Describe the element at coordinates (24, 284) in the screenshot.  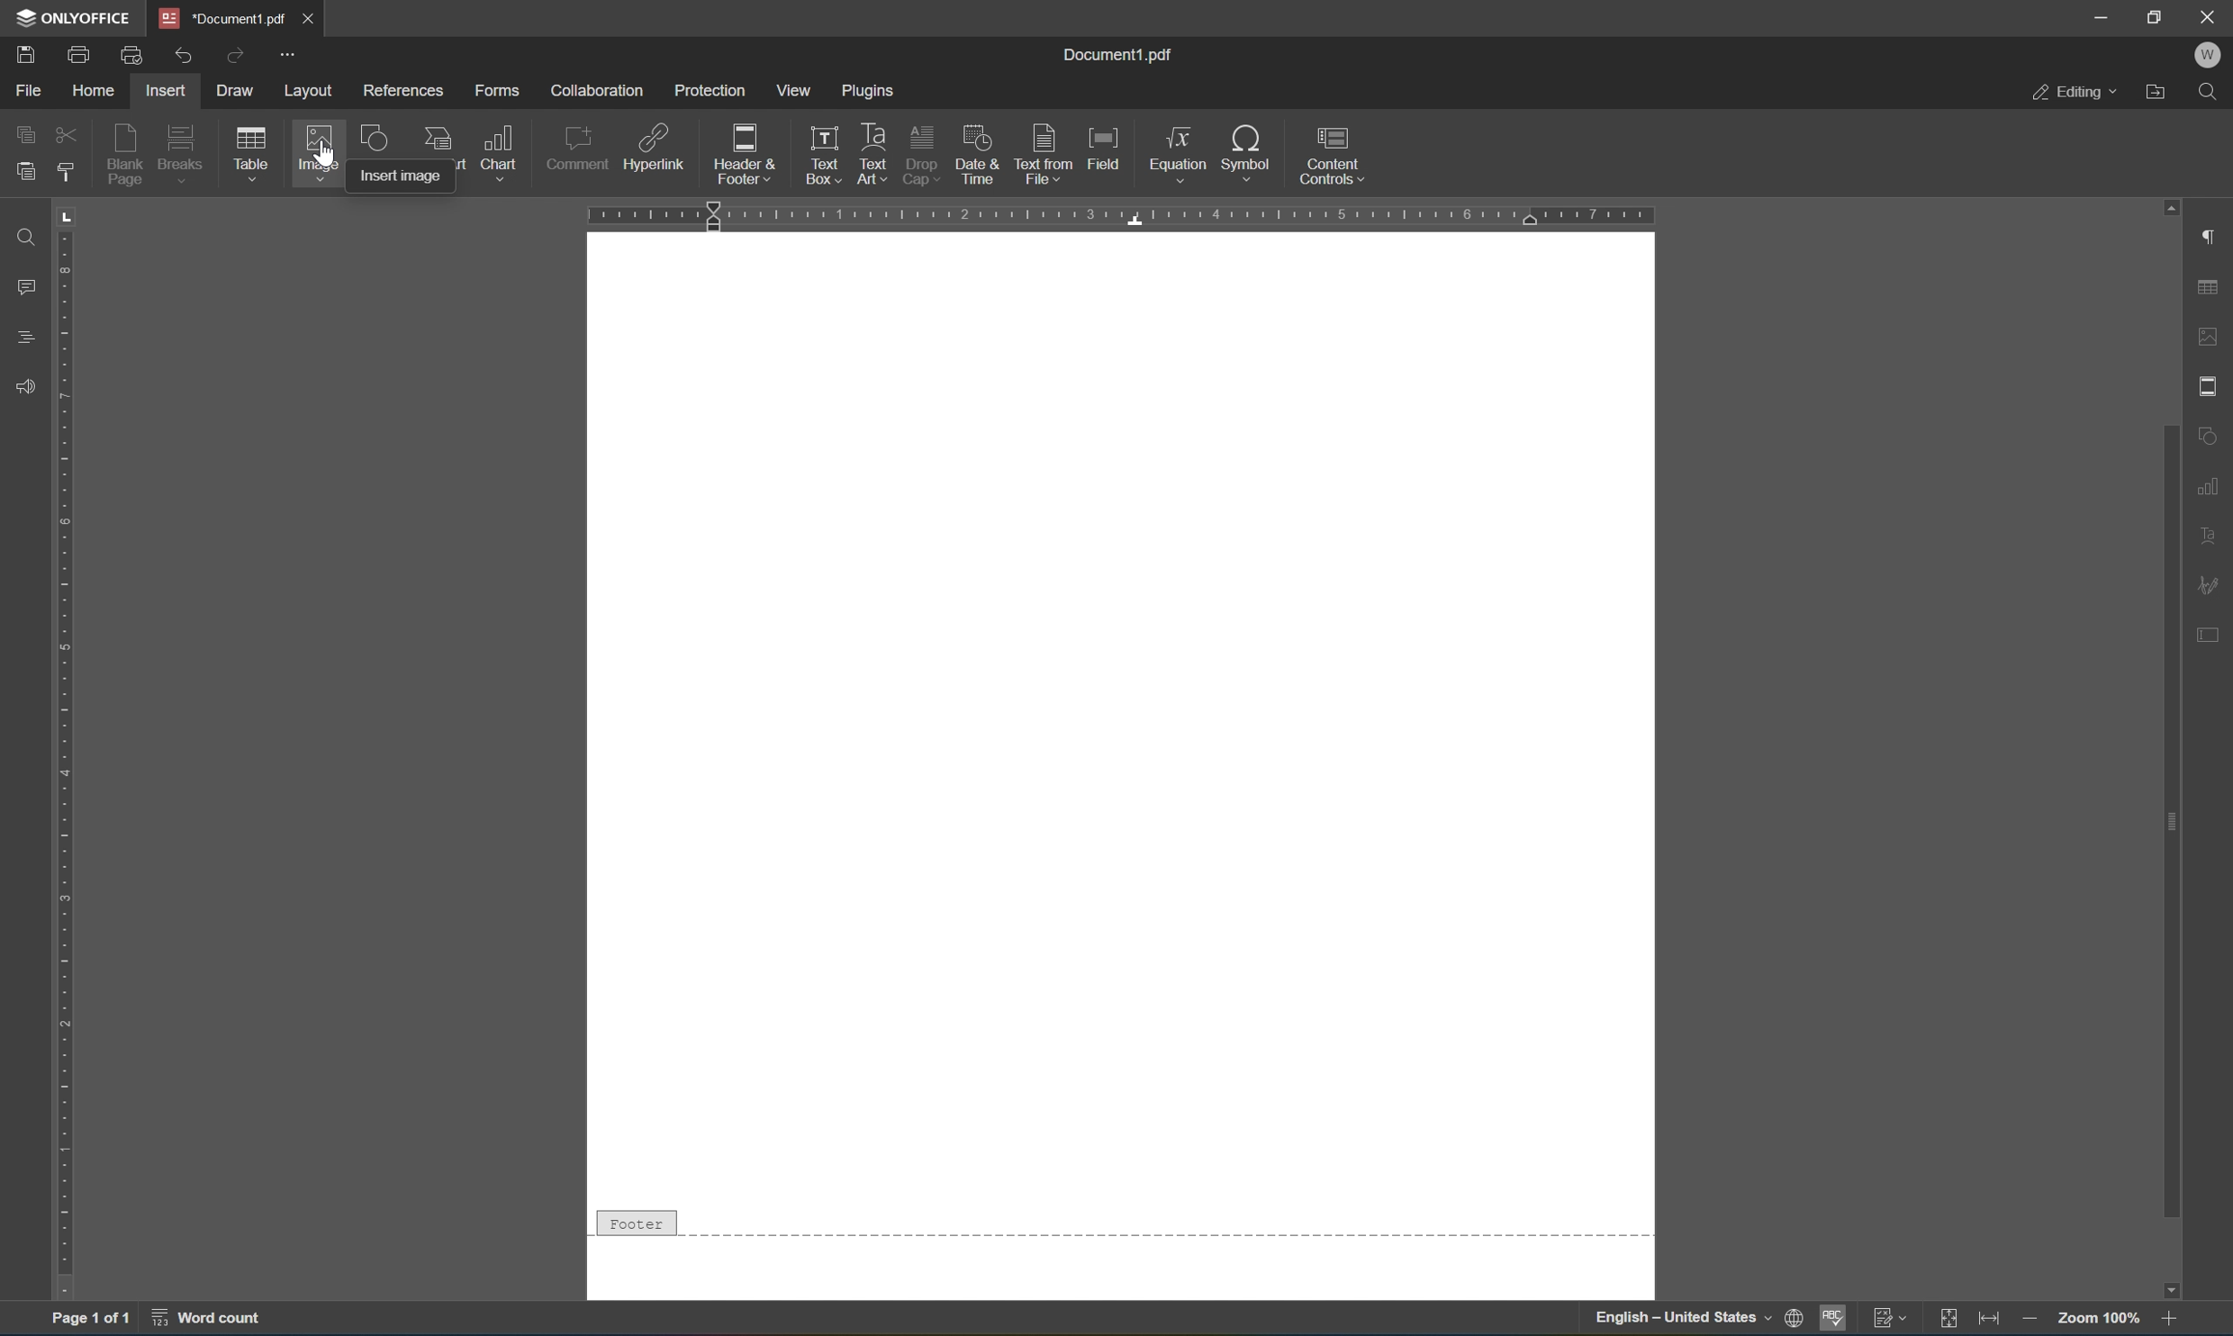
I see `comments` at that location.